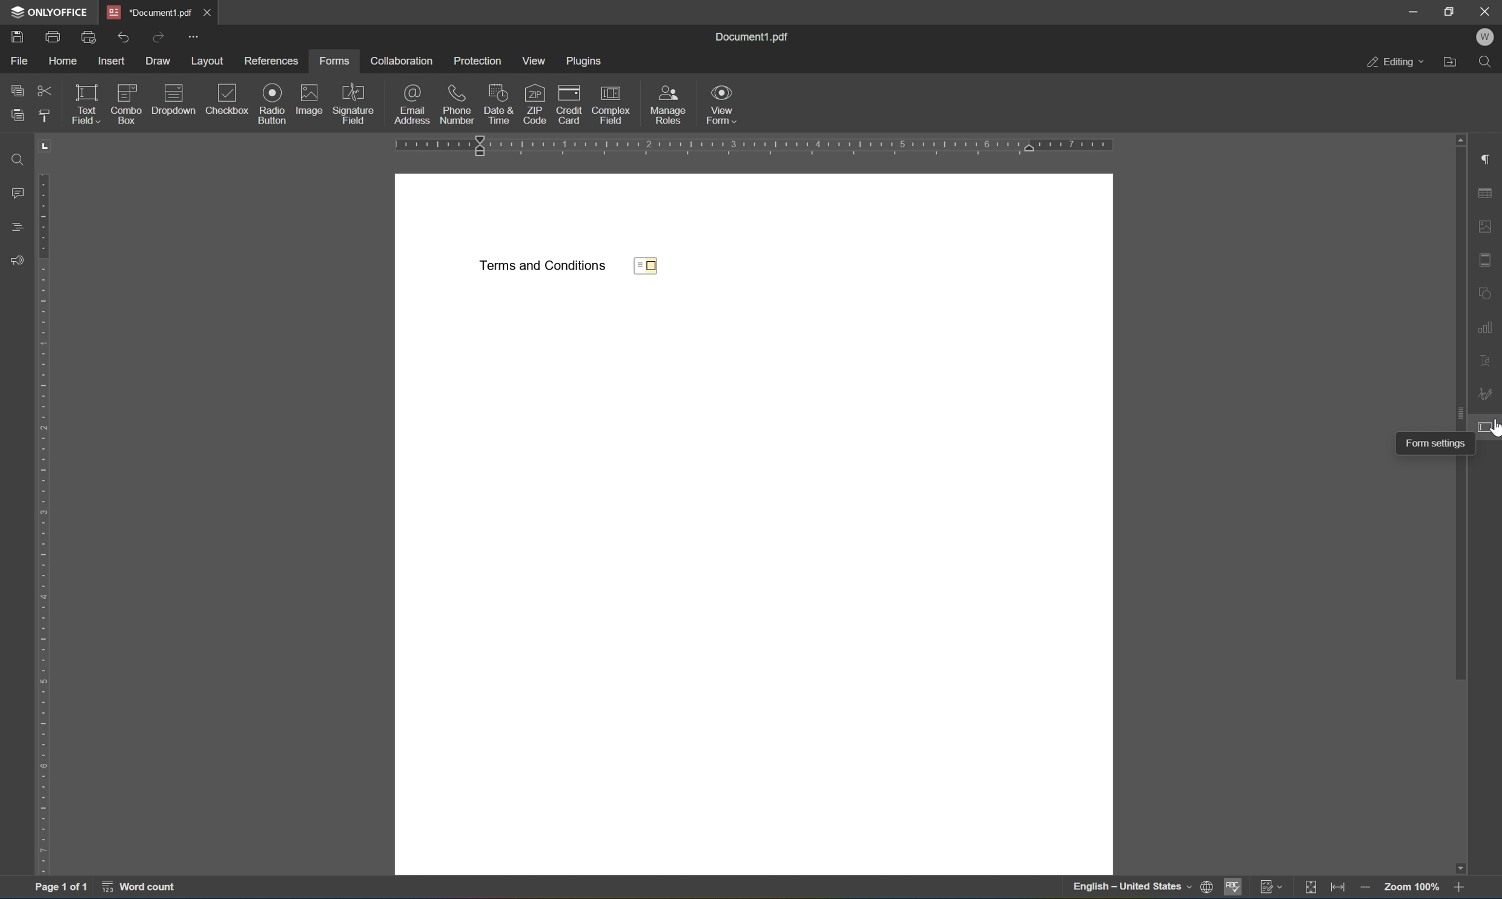 The width and height of the screenshot is (1502, 899). I want to click on credit card, so click(566, 102).